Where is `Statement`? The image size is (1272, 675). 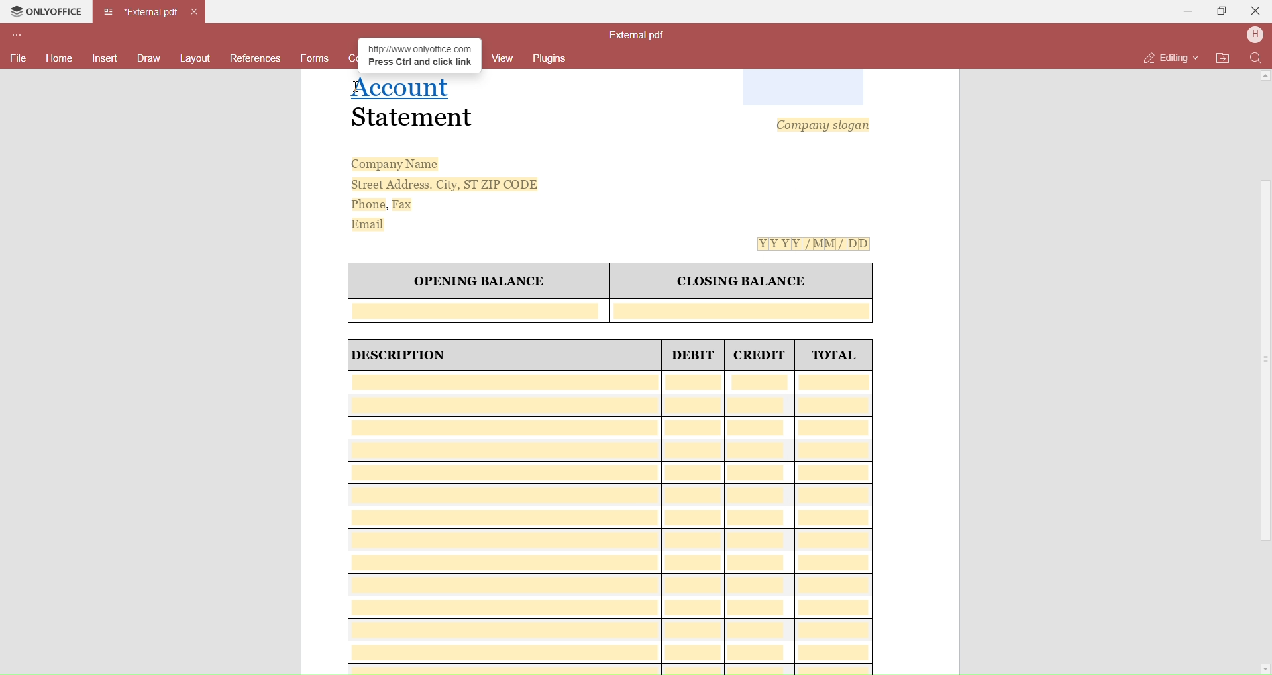
Statement is located at coordinates (413, 119).